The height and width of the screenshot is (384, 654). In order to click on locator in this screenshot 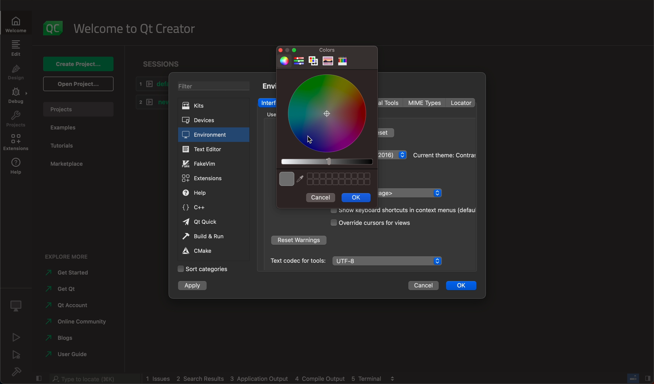, I will do `click(460, 103)`.